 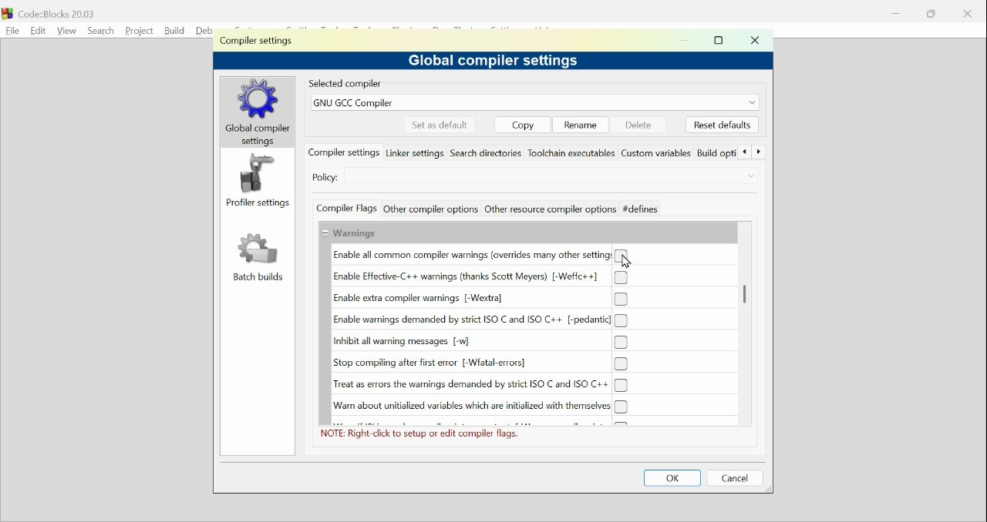 I want to click on Collapse/Expand Warnings, so click(x=349, y=233).